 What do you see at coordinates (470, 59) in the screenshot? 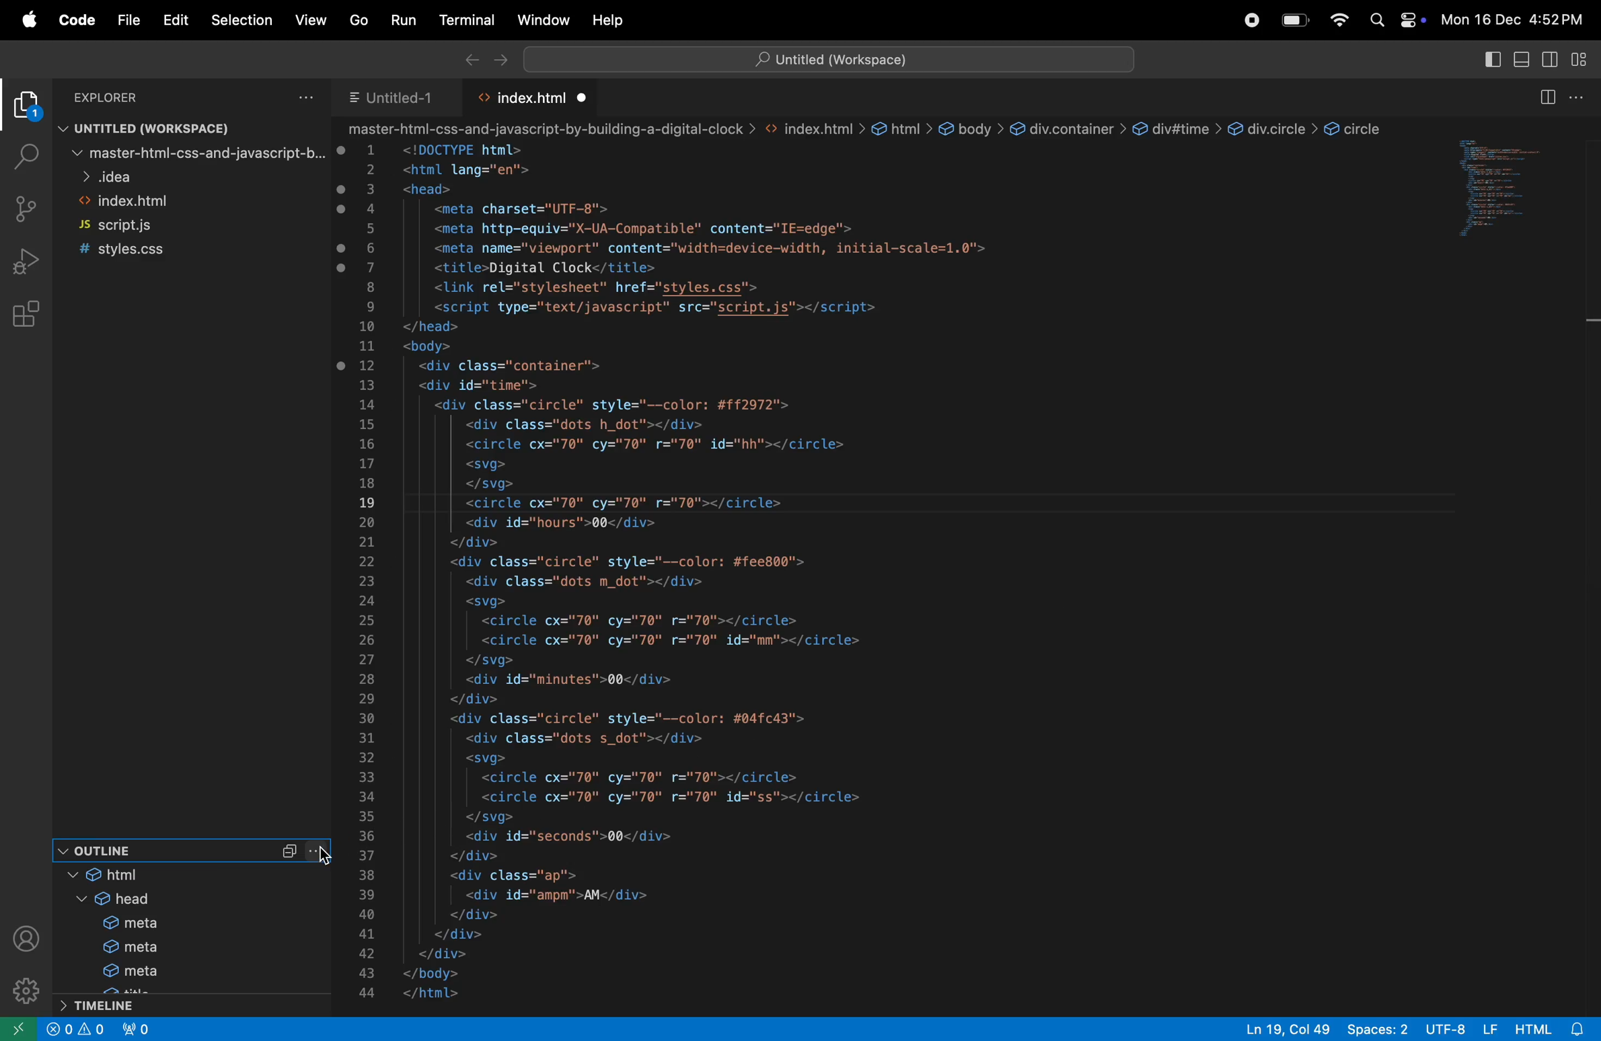
I see `backward` at bounding box center [470, 59].